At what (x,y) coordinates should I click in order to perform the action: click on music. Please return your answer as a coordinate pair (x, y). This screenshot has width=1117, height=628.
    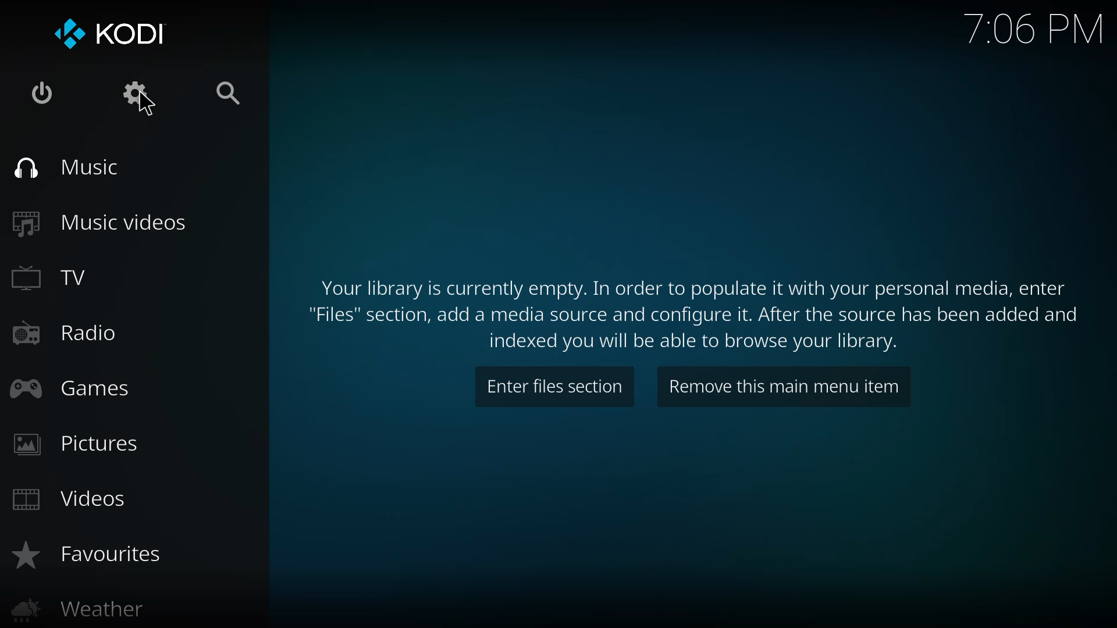
    Looking at the image, I should click on (67, 167).